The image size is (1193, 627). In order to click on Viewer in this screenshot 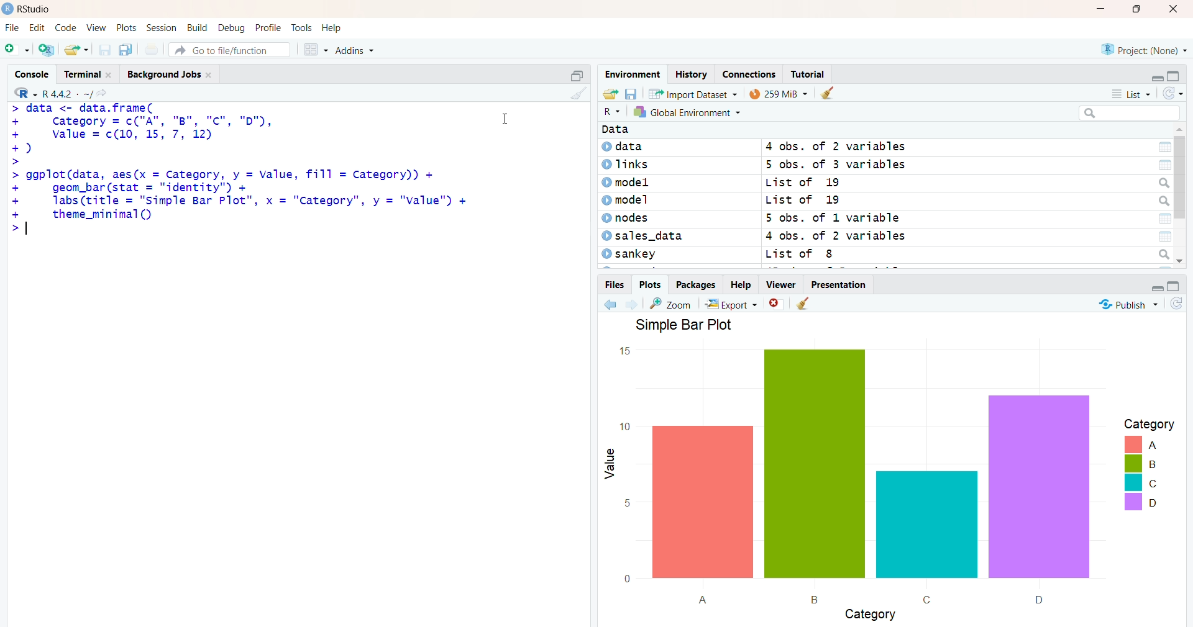, I will do `click(779, 284)`.